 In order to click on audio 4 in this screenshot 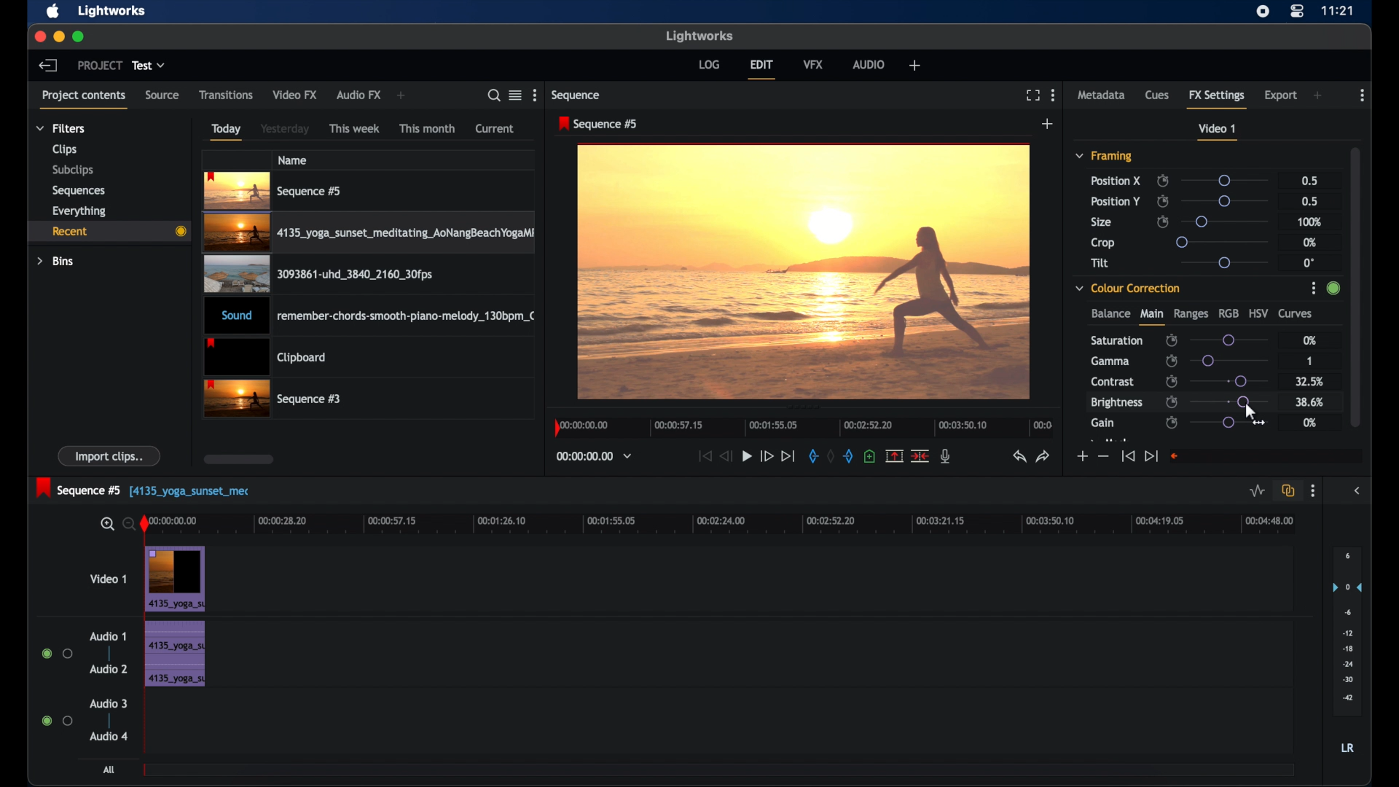, I will do `click(109, 735)`.